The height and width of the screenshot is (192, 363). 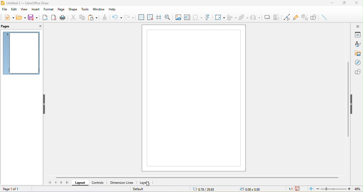 I want to click on fontwork text, so click(x=206, y=17).